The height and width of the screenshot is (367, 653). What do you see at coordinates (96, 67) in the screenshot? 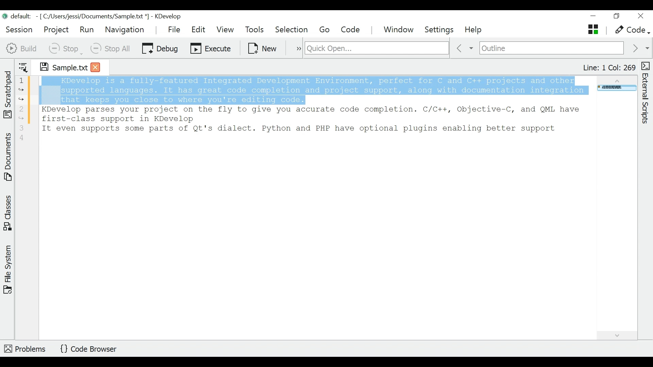
I see `Close tab` at bounding box center [96, 67].